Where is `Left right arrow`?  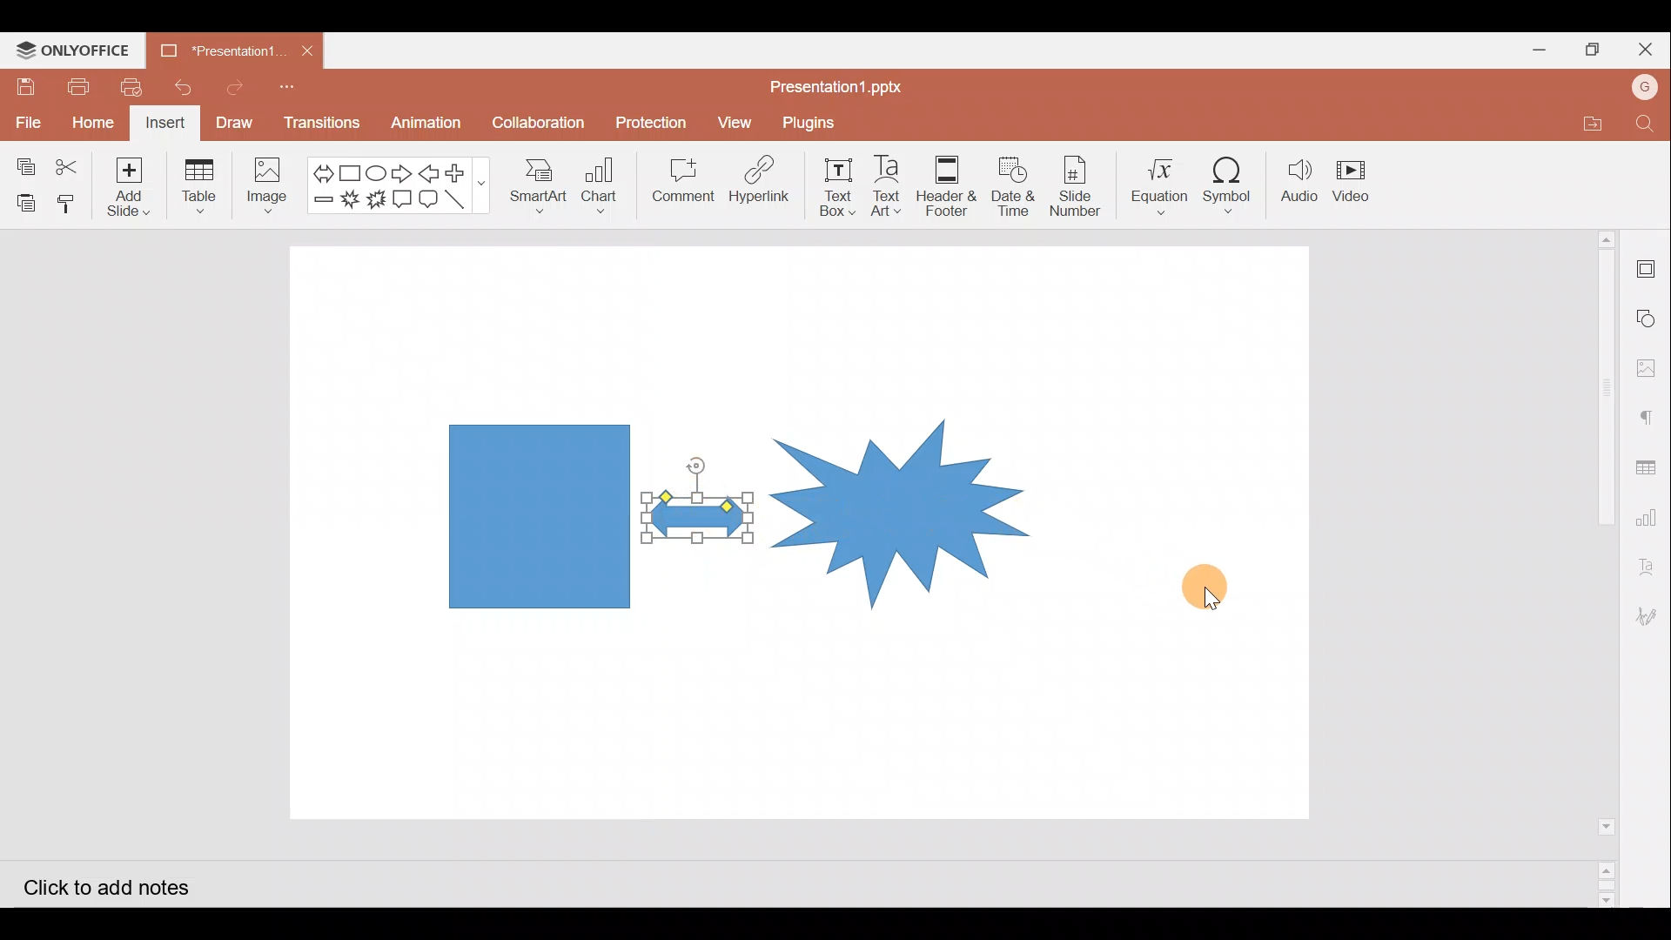
Left right arrow is located at coordinates (318, 170).